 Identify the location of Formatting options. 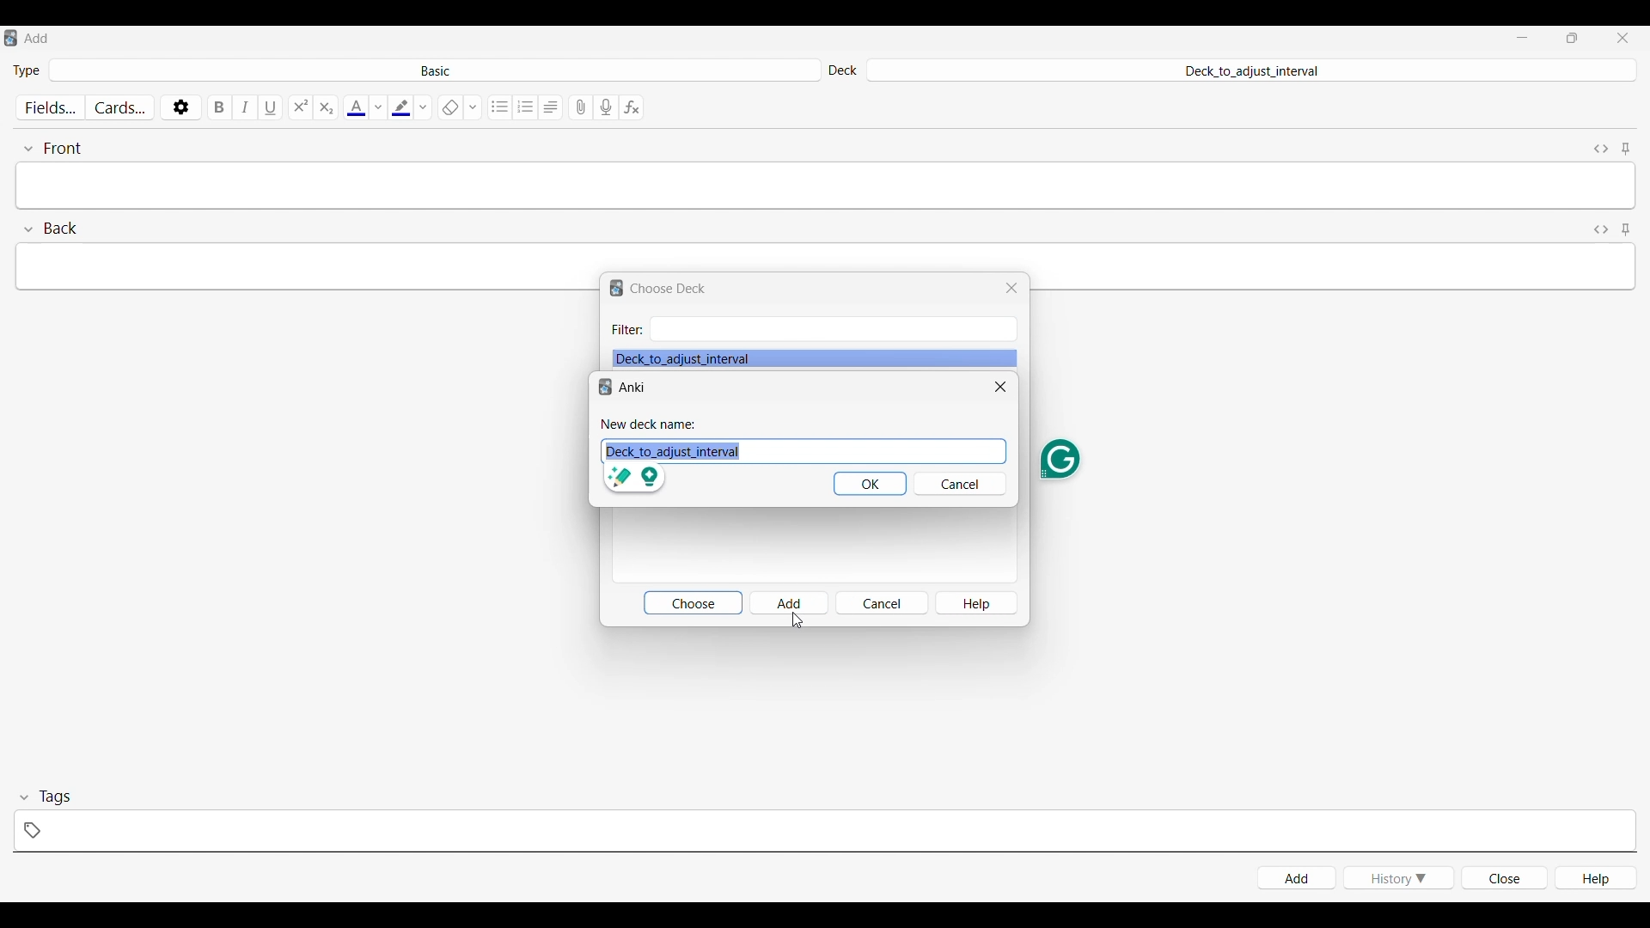
(473, 107).